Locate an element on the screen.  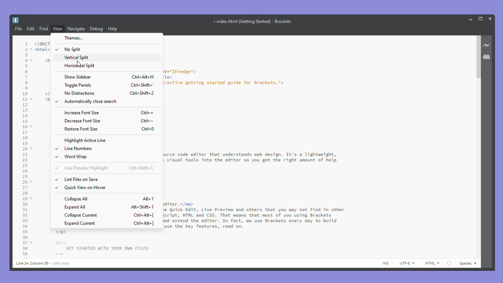
show sidebar is located at coordinates (108, 76).